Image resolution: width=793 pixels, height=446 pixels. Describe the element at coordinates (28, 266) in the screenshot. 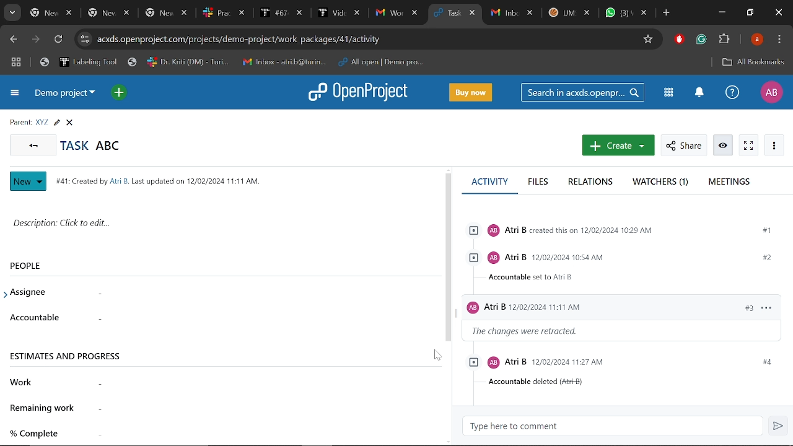

I see `` at that location.